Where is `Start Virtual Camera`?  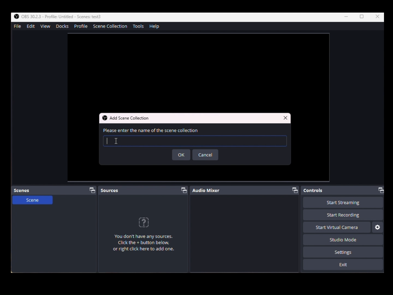
Start Virtual Camera is located at coordinates (337, 227).